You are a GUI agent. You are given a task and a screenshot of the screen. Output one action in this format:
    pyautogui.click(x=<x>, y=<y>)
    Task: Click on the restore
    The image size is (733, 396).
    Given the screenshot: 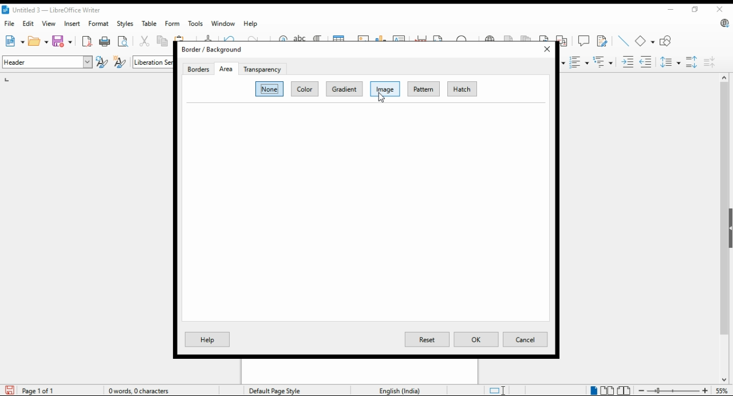 What is the action you would take?
    pyautogui.click(x=694, y=9)
    